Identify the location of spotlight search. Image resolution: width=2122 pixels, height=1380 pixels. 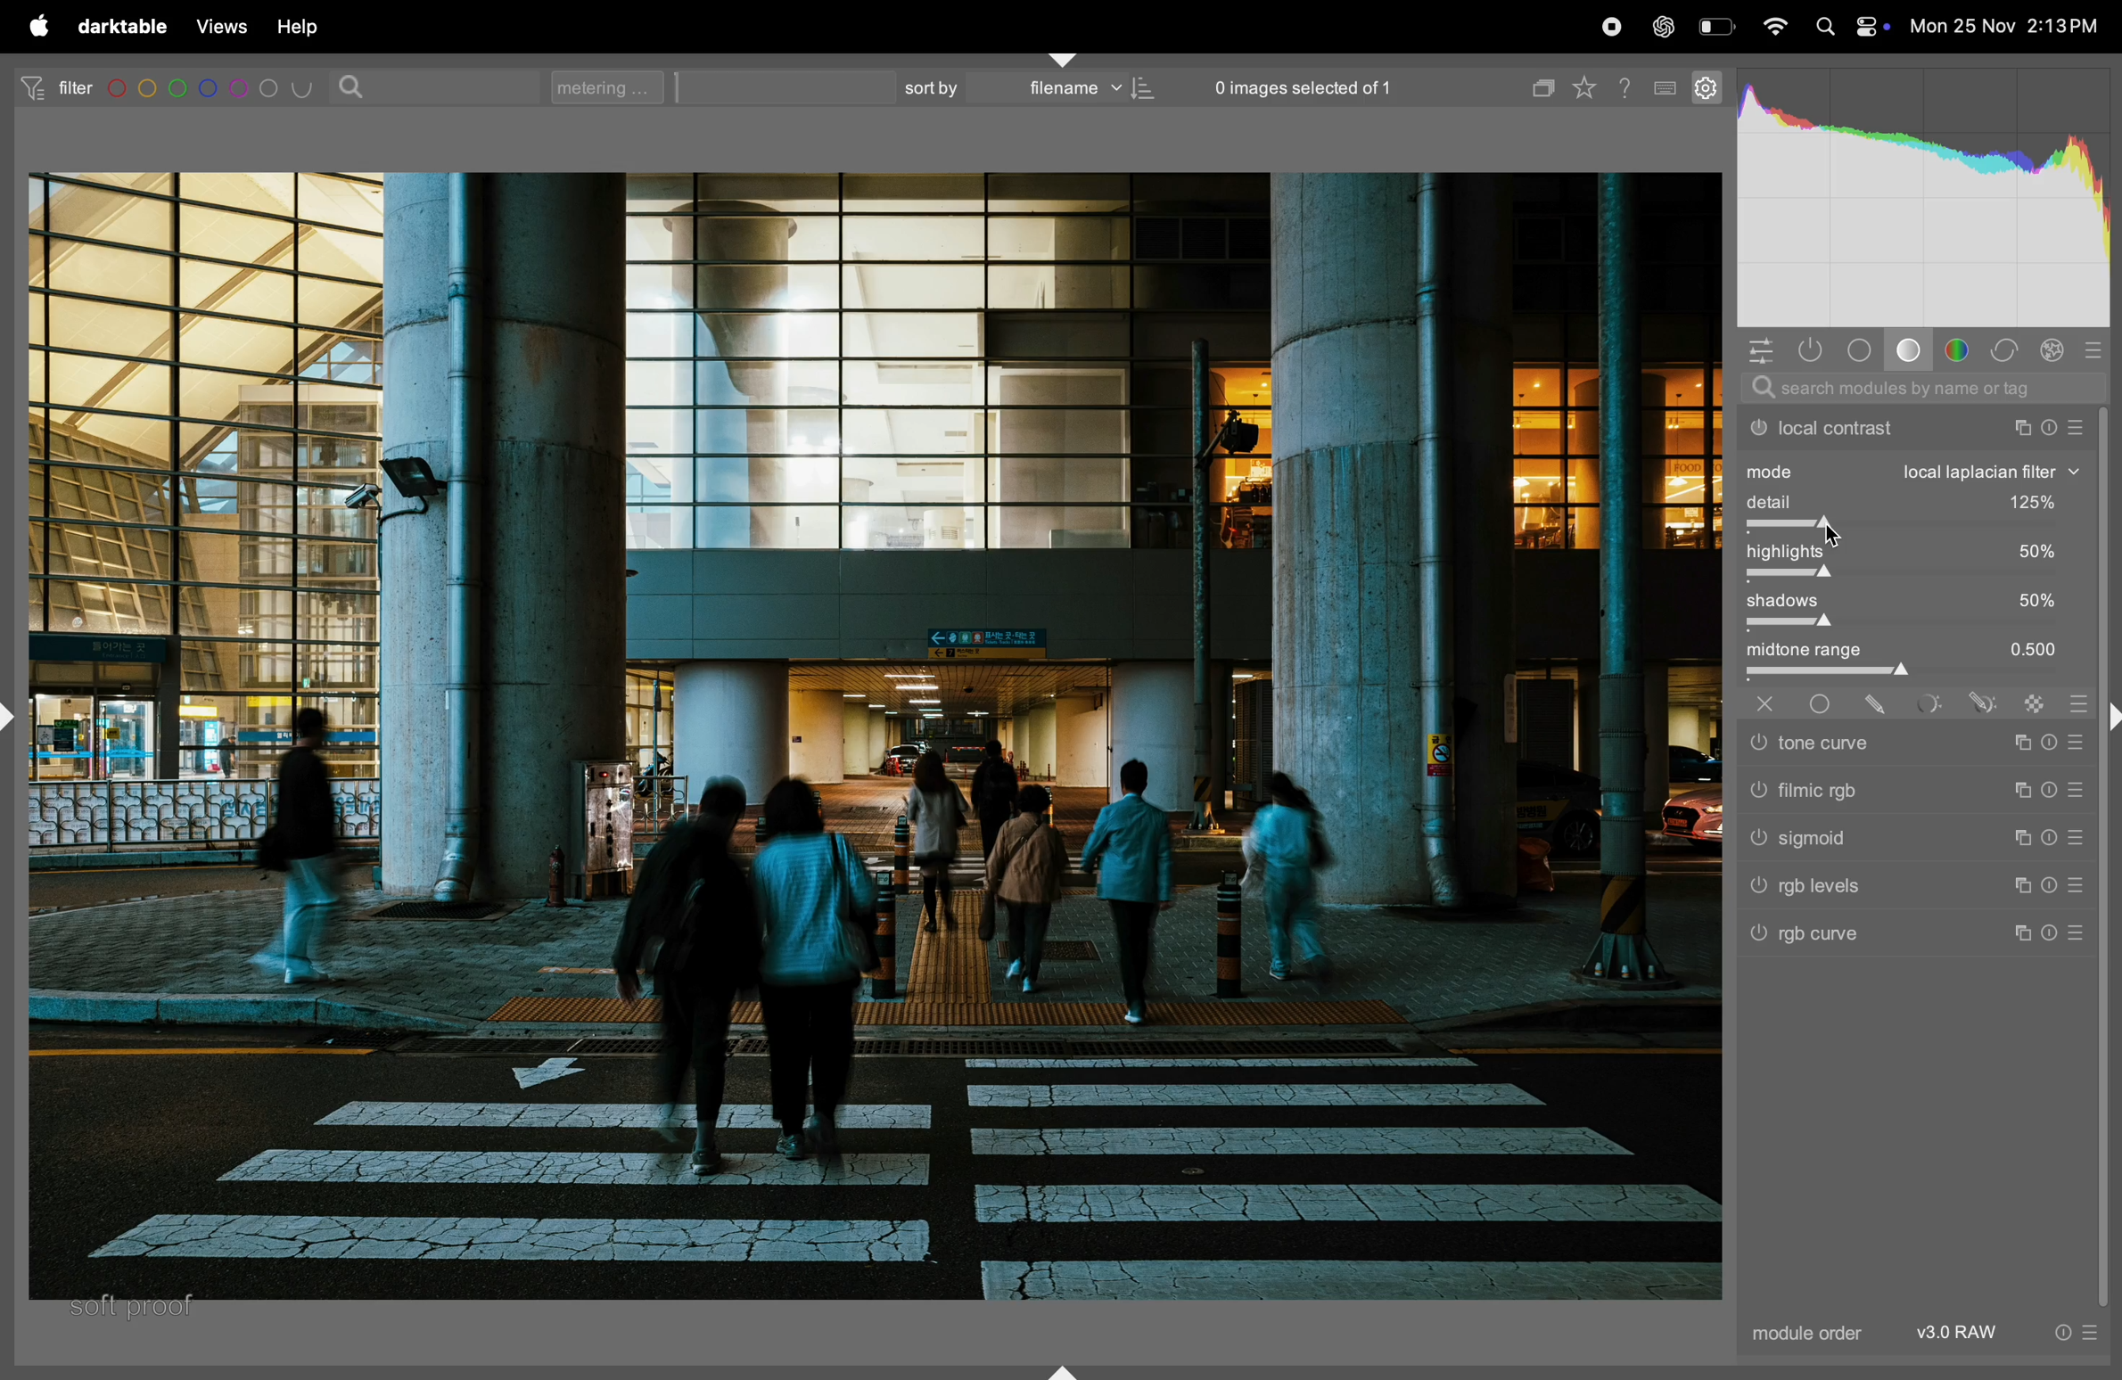
(1824, 27).